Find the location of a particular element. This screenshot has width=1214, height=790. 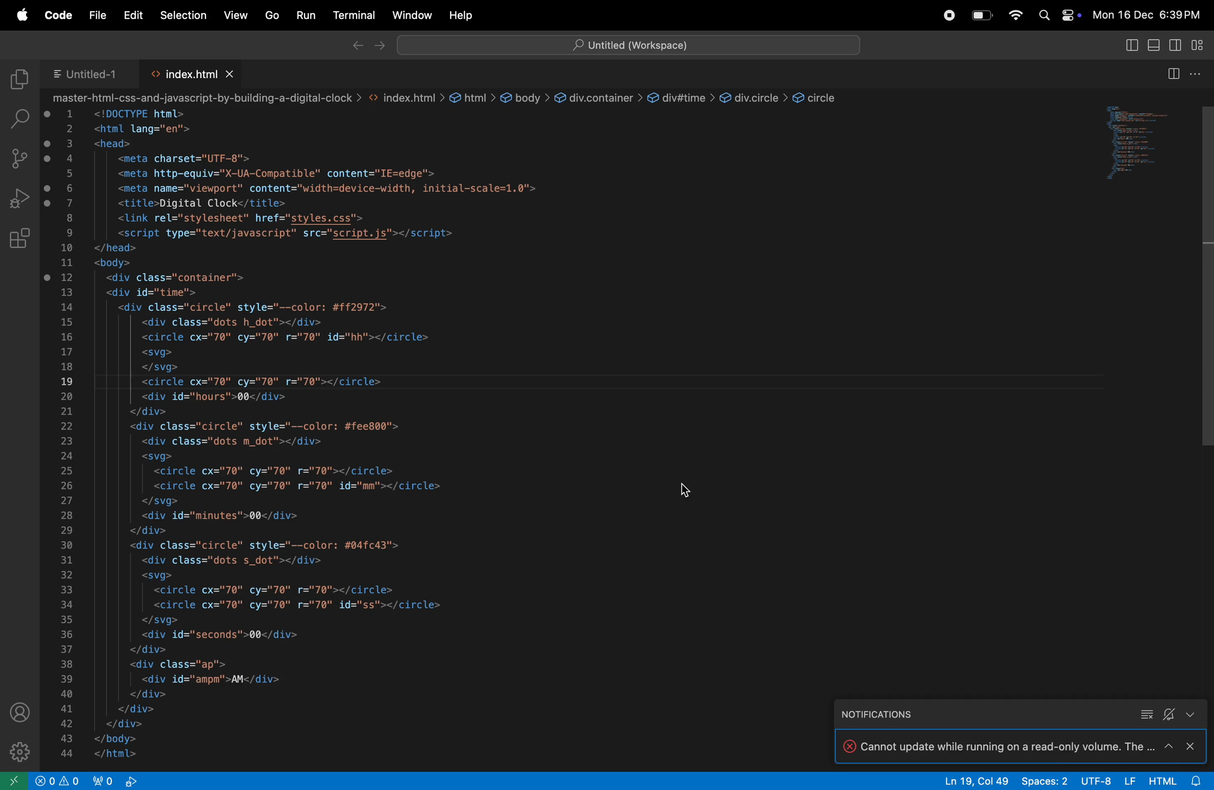

drop down is located at coordinates (1191, 714).